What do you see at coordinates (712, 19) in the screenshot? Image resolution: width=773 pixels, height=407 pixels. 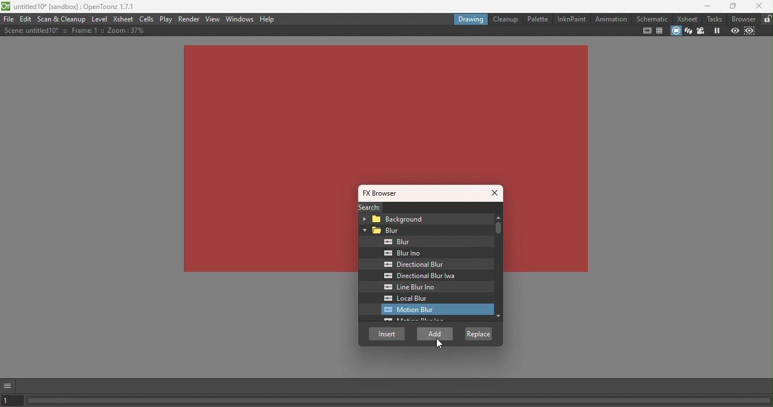 I see `Tasks` at bounding box center [712, 19].